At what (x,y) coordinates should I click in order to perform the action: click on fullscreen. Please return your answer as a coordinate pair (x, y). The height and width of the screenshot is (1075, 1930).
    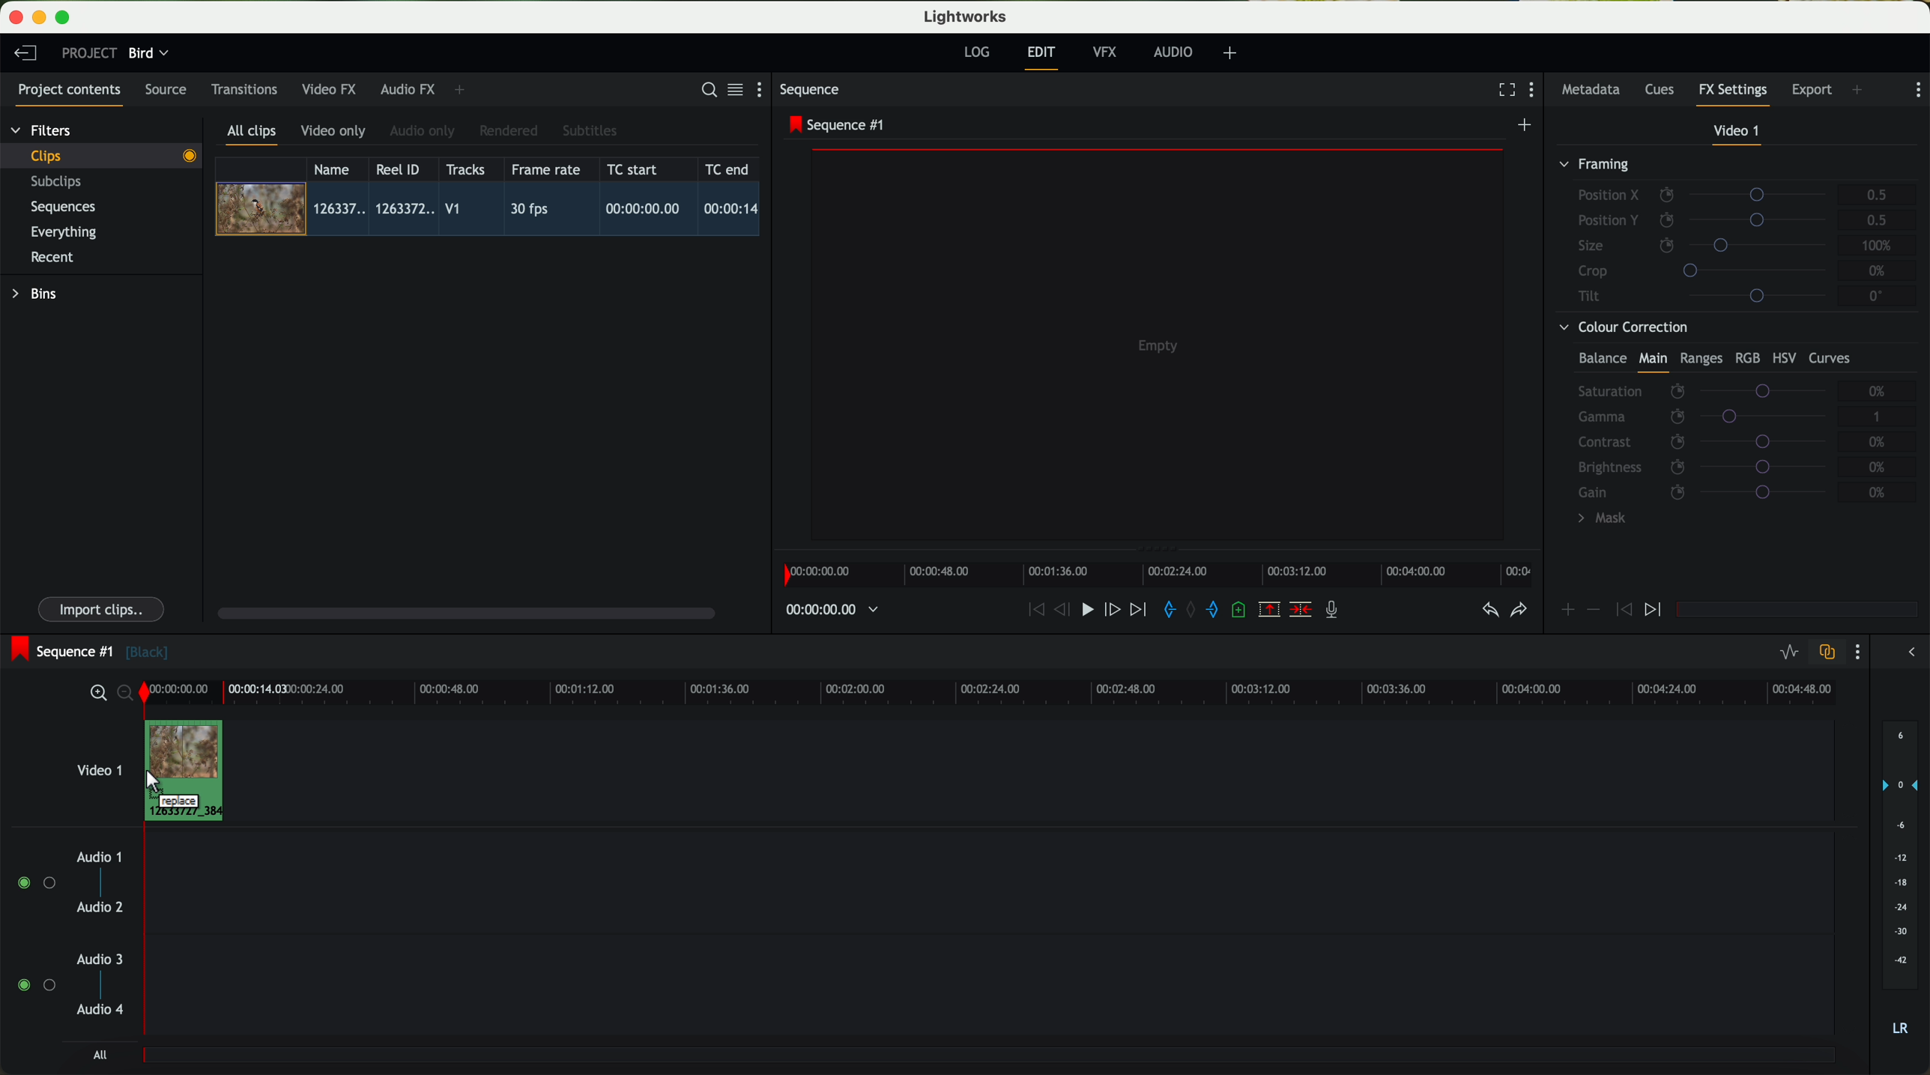
    Looking at the image, I should click on (1504, 89).